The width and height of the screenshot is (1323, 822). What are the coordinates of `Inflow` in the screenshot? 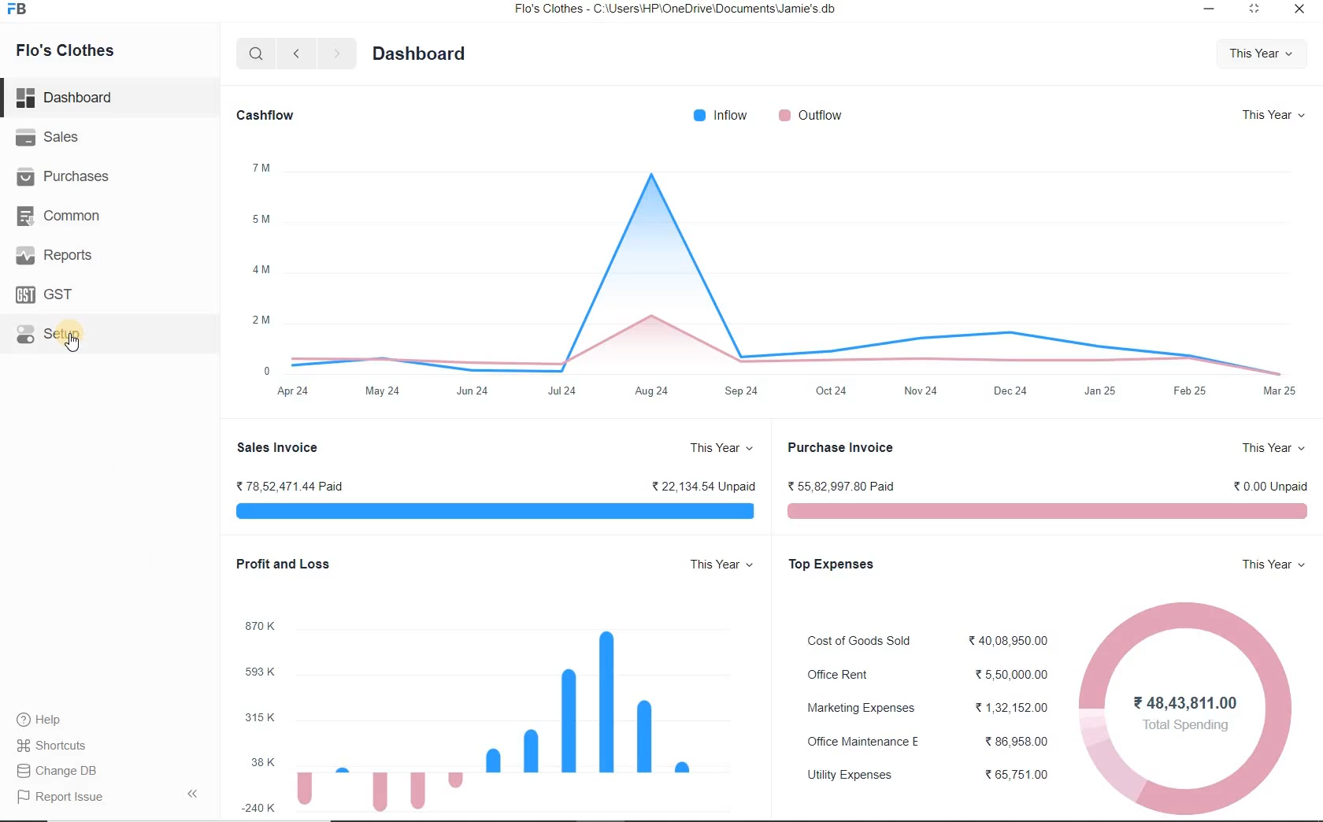 It's located at (724, 113).